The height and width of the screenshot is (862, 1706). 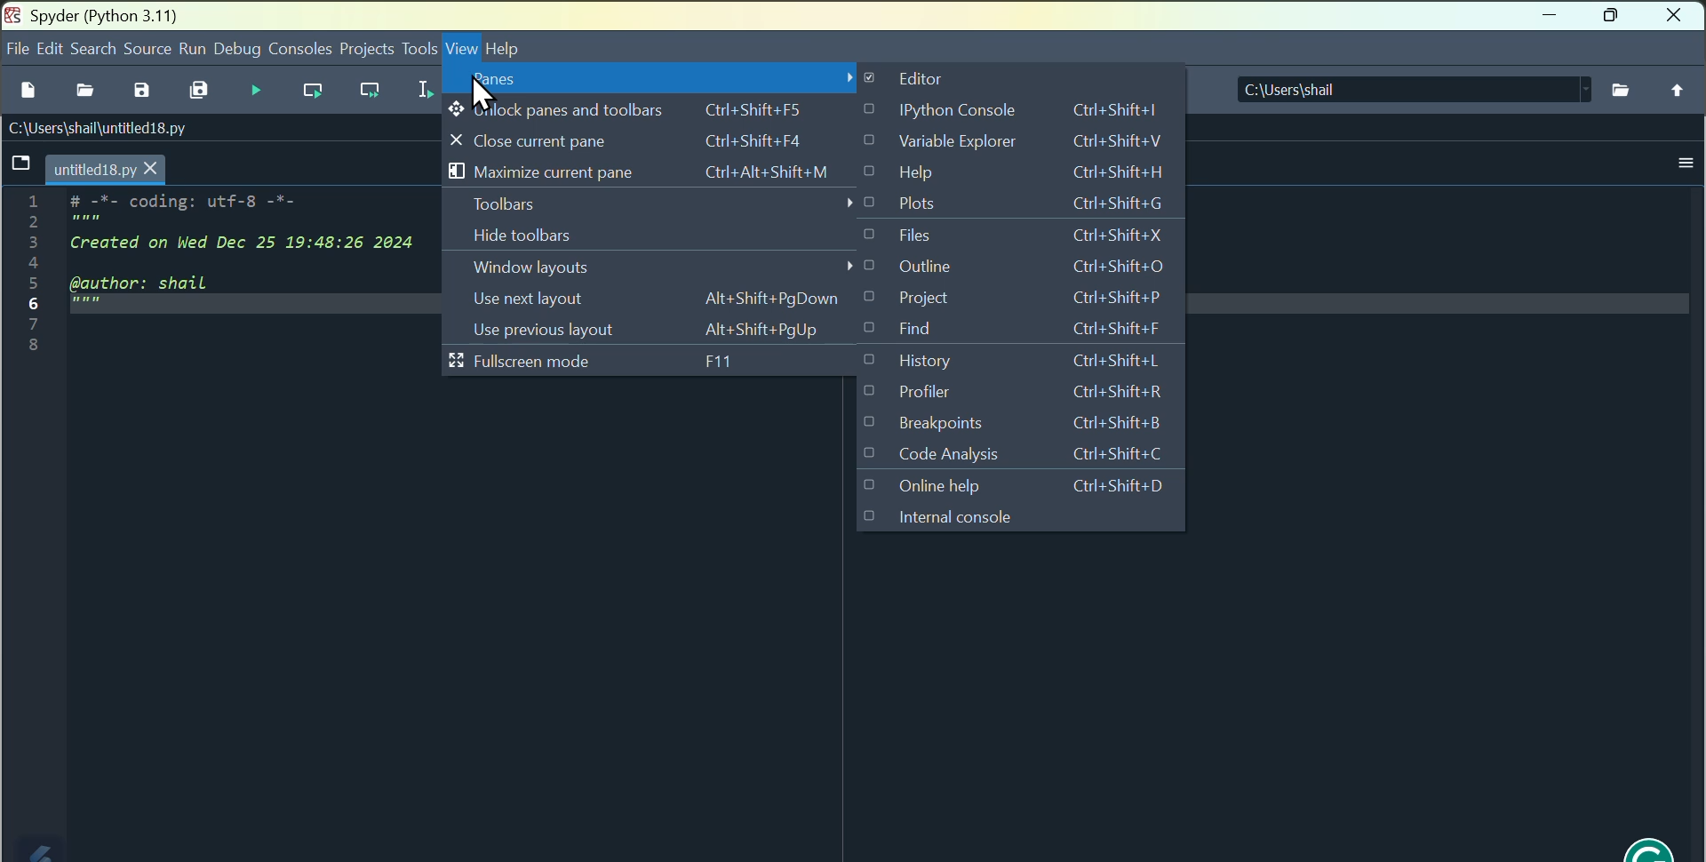 What do you see at coordinates (1032, 361) in the screenshot?
I see `History` at bounding box center [1032, 361].